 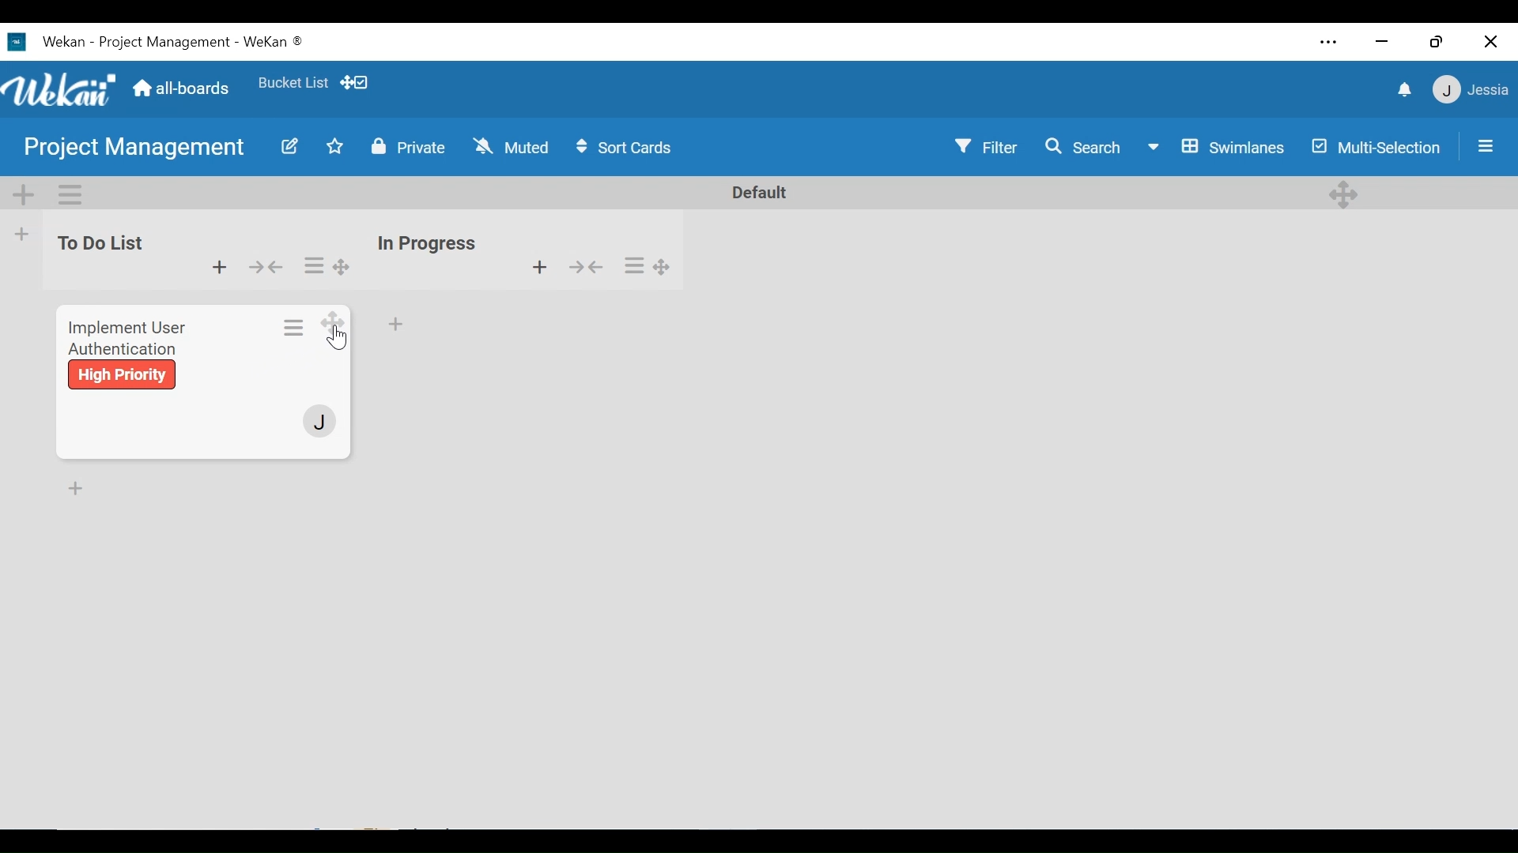 What do you see at coordinates (1434, 43) in the screenshot?
I see `Restore` at bounding box center [1434, 43].